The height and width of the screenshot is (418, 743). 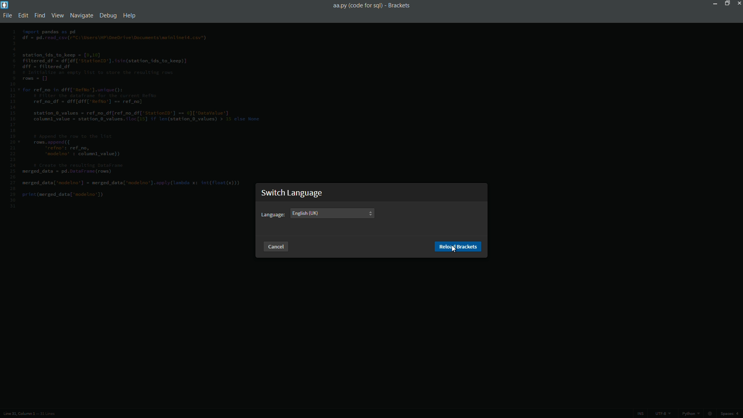 I want to click on line numbers, so click(x=12, y=119).